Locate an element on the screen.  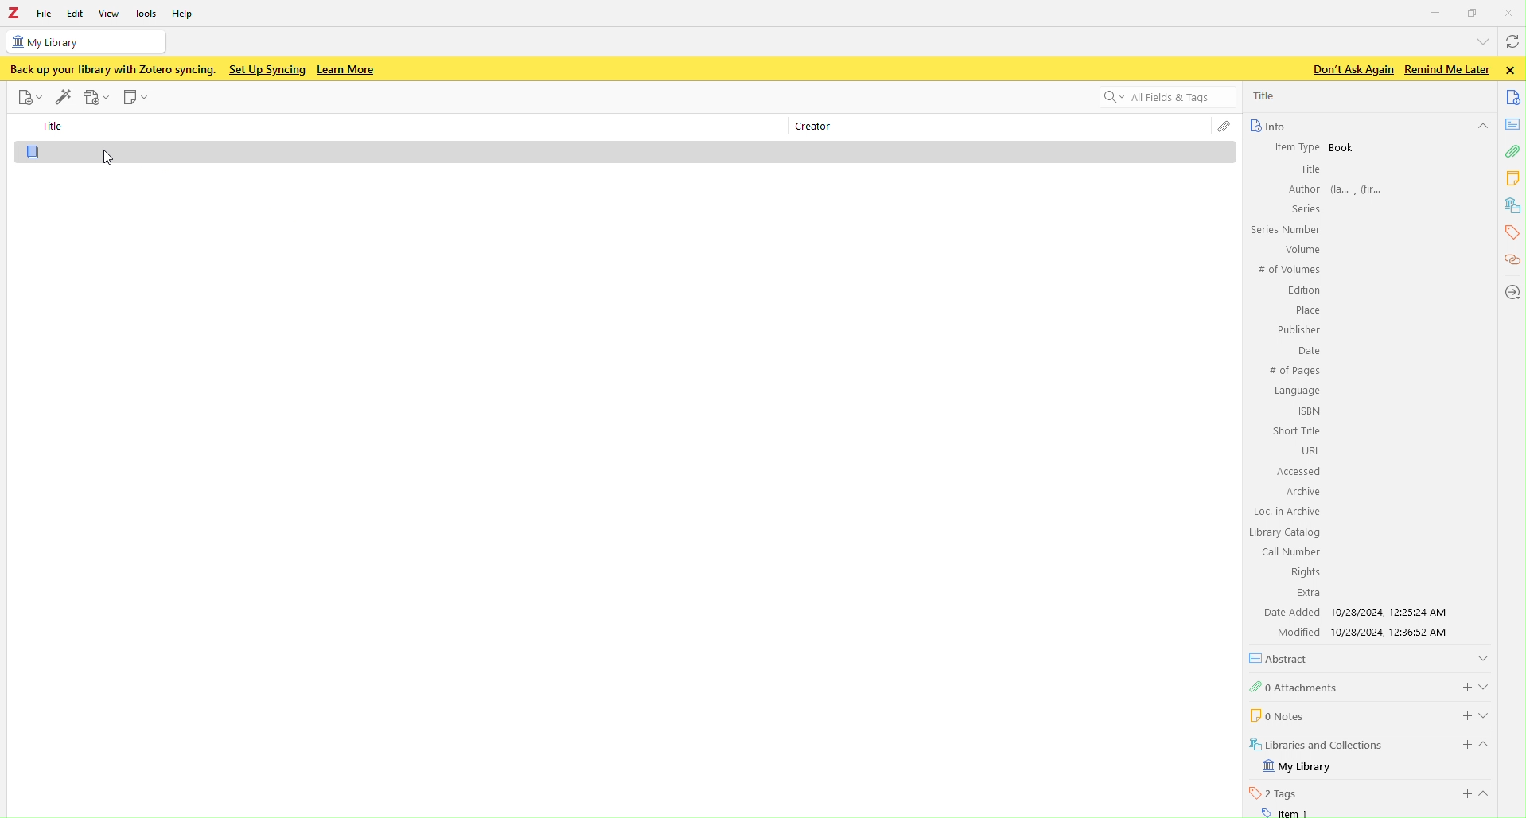
Short Title is located at coordinates (1298, 430).